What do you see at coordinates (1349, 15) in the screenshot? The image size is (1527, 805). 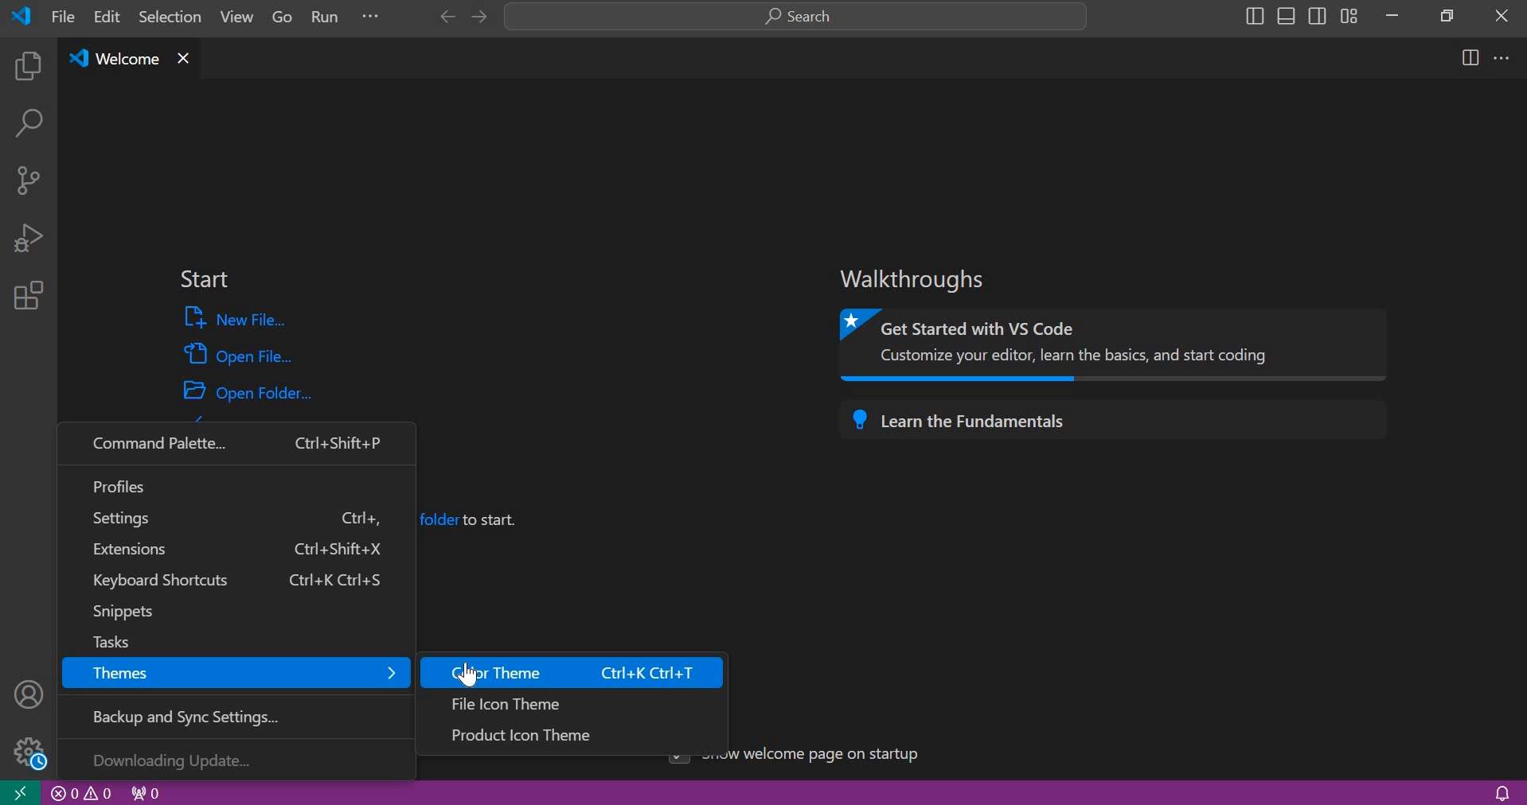 I see `customize layout` at bounding box center [1349, 15].